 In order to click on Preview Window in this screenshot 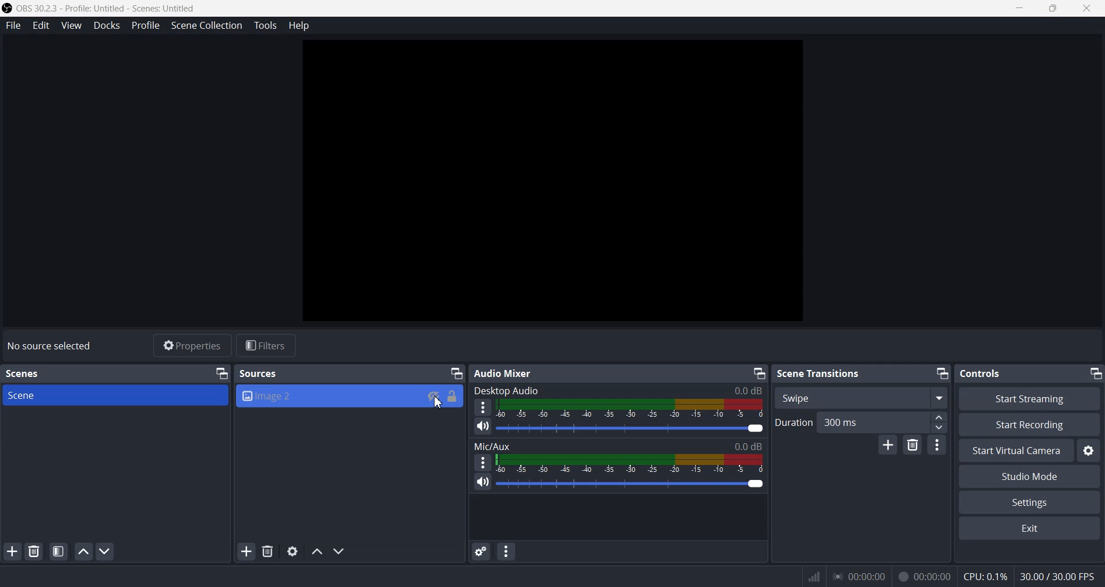, I will do `click(554, 180)`.